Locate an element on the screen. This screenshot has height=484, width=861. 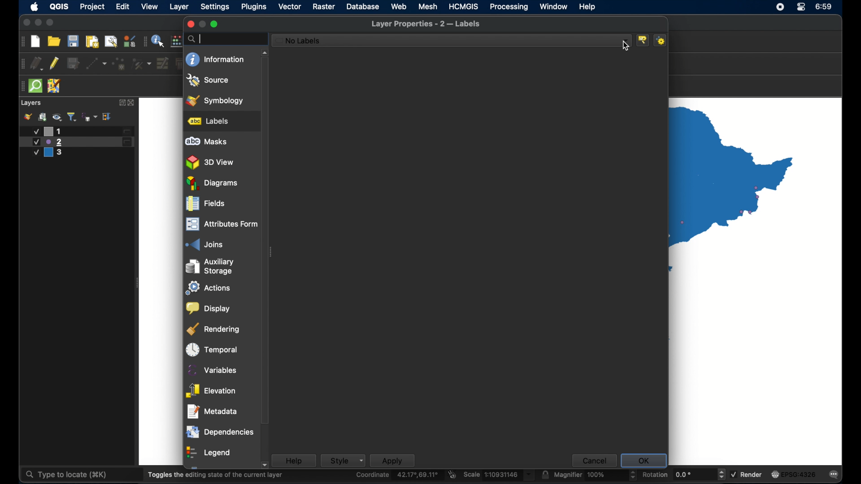
type to locate is located at coordinates (65, 475).